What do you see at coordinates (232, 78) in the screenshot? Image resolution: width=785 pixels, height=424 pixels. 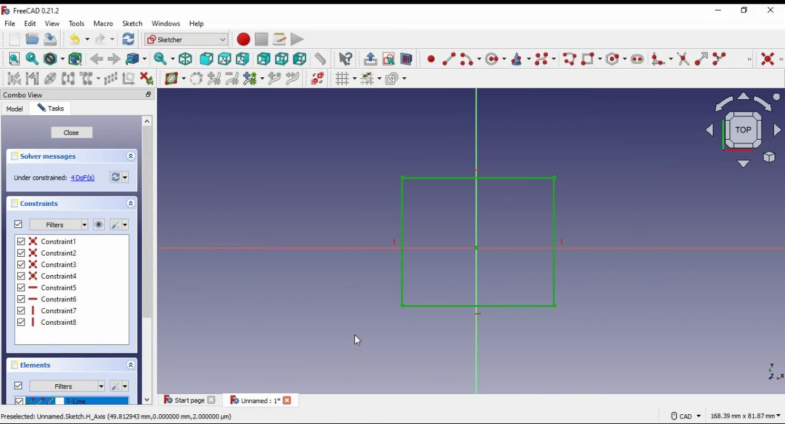 I see `decrease bspline degree` at bounding box center [232, 78].